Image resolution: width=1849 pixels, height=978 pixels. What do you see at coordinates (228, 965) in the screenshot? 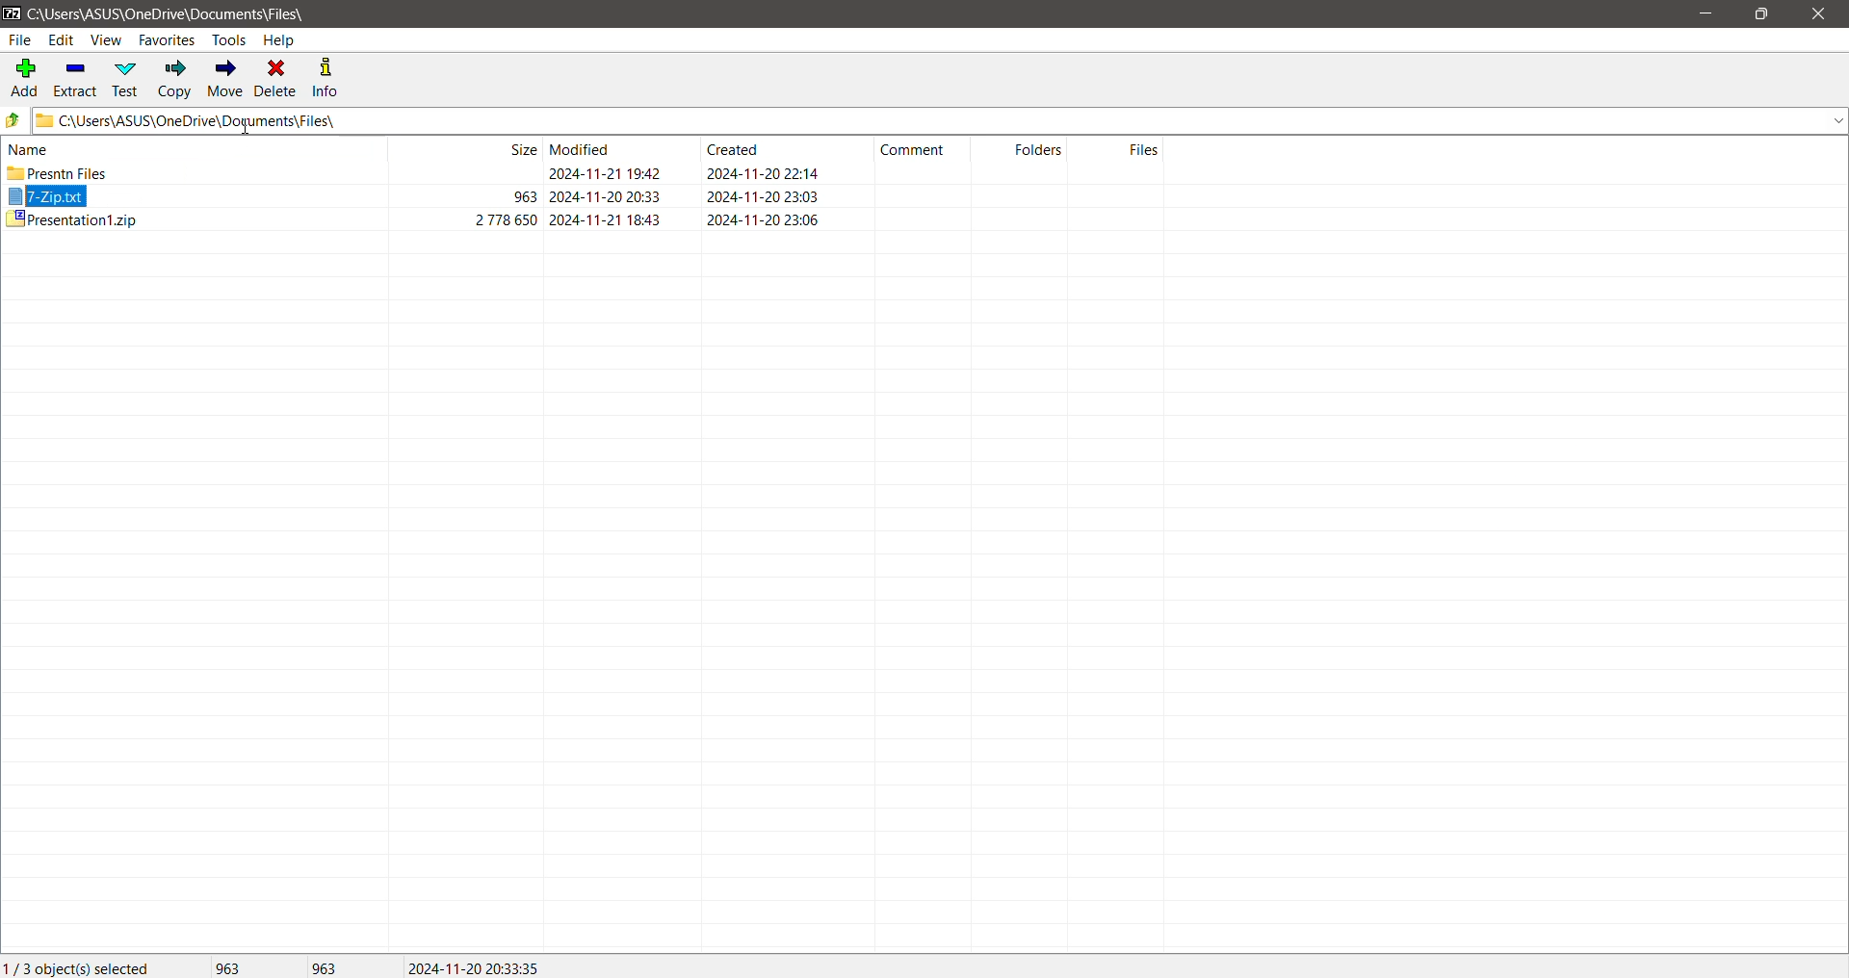
I see `Total Size of selected file(s)` at bounding box center [228, 965].